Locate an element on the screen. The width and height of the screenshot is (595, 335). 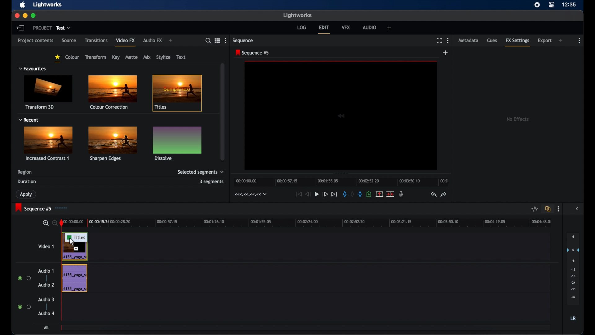
favorites is located at coordinates (33, 69).